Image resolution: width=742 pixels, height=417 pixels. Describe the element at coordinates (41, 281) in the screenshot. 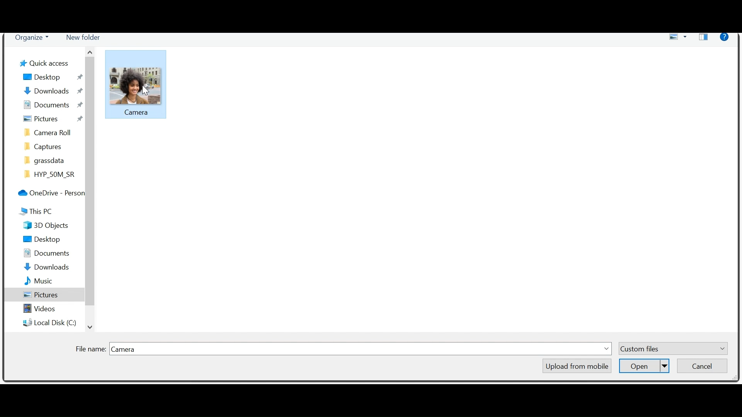

I see `Music` at that location.